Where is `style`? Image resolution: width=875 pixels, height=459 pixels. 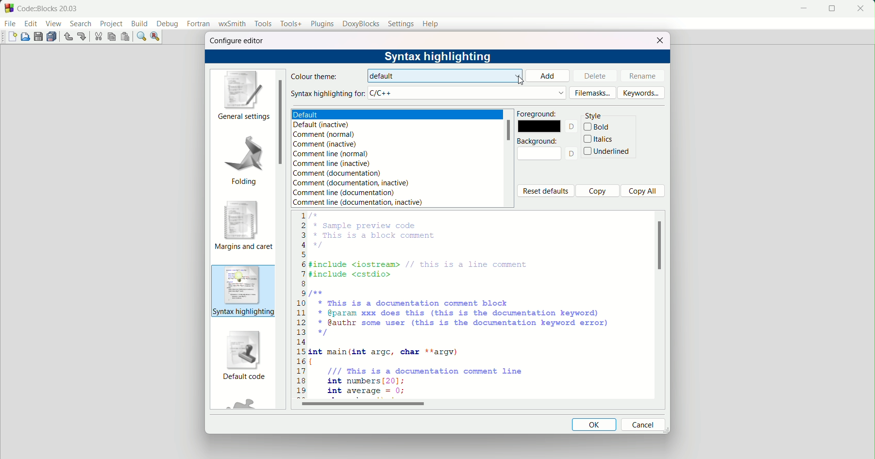 style is located at coordinates (595, 116).